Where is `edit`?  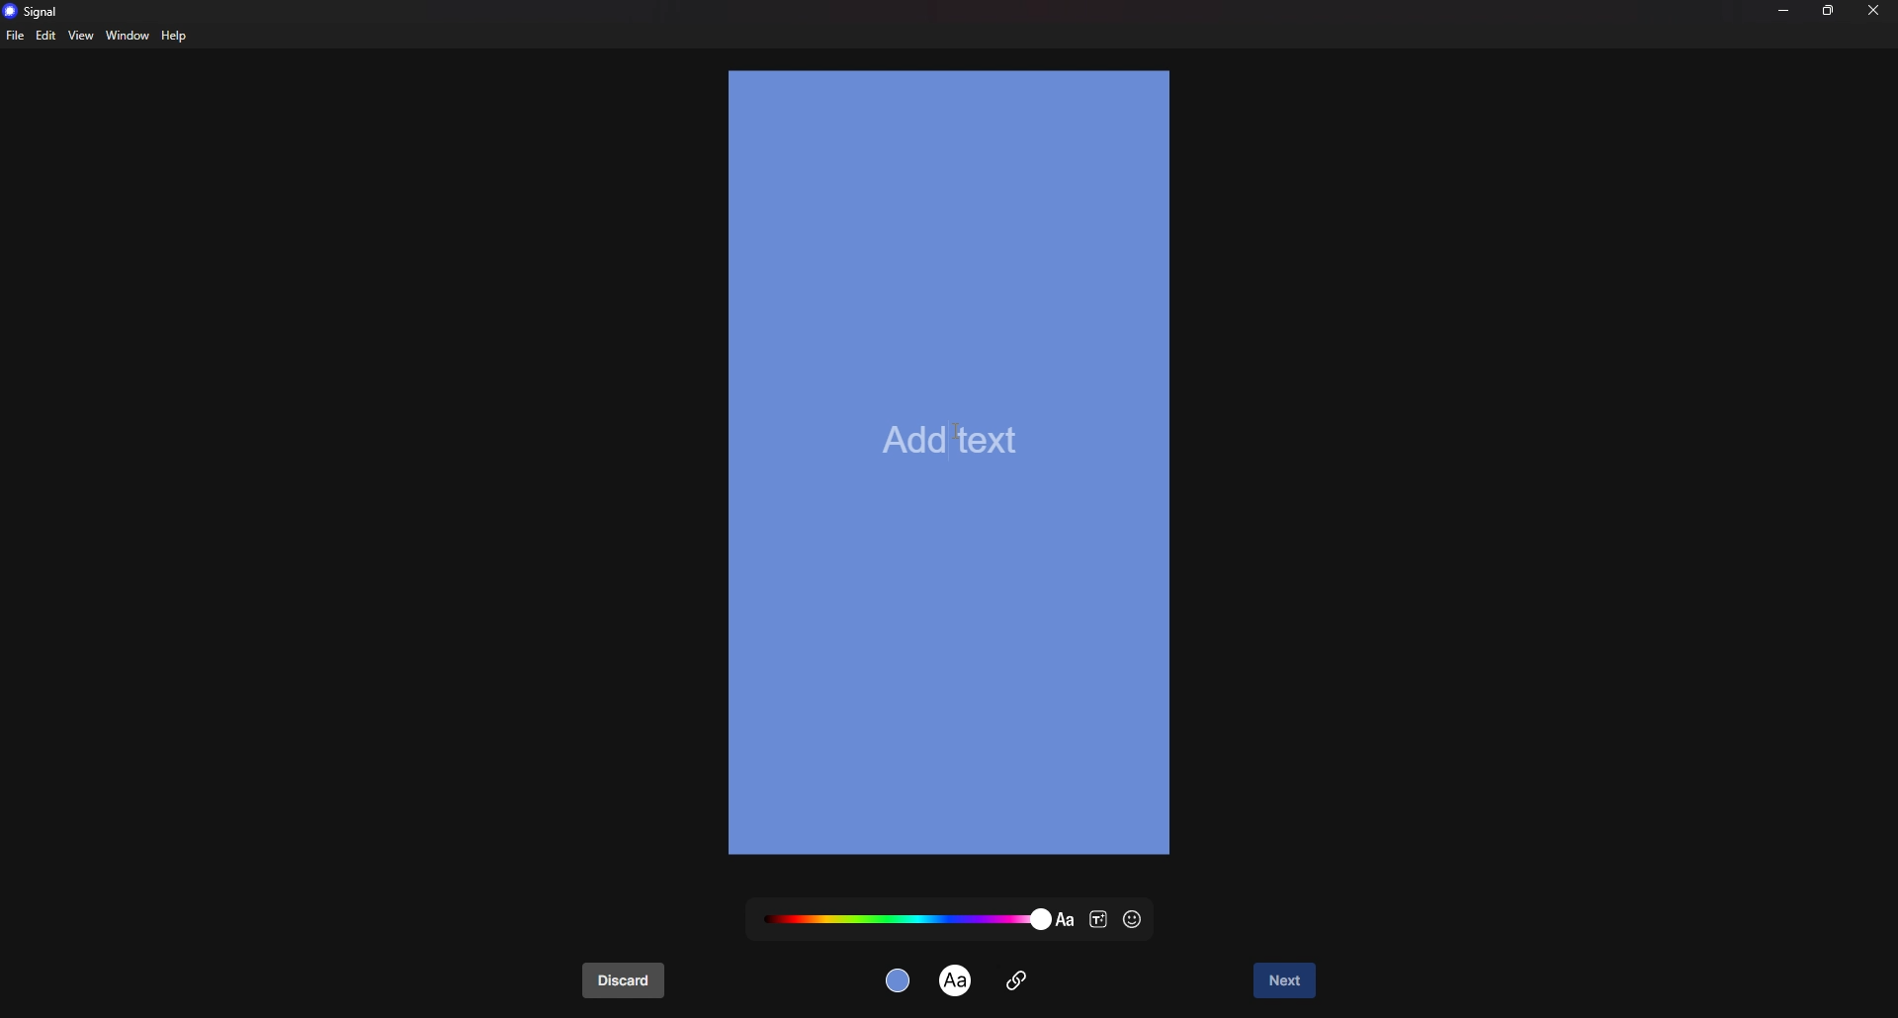 edit is located at coordinates (46, 36).